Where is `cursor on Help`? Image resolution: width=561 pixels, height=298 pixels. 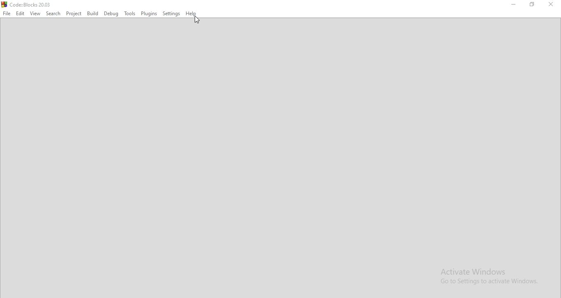
cursor on Help is located at coordinates (197, 20).